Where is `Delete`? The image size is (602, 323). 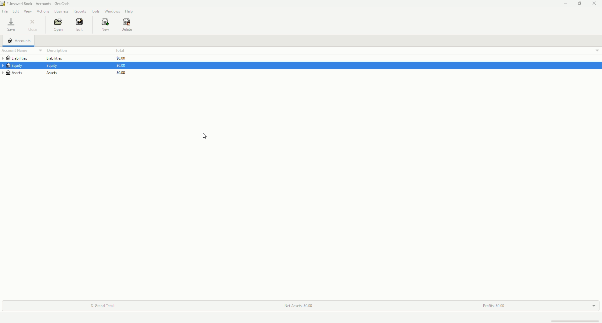 Delete is located at coordinates (128, 25).